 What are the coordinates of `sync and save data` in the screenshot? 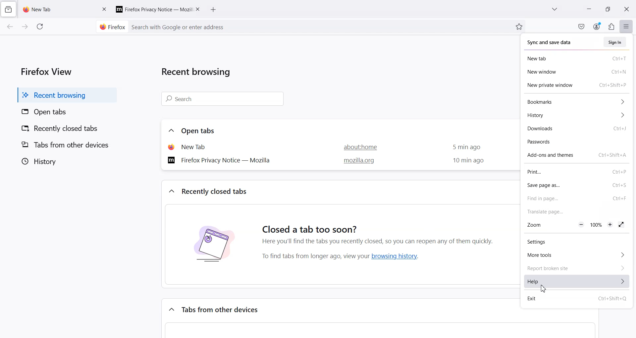 It's located at (563, 42).